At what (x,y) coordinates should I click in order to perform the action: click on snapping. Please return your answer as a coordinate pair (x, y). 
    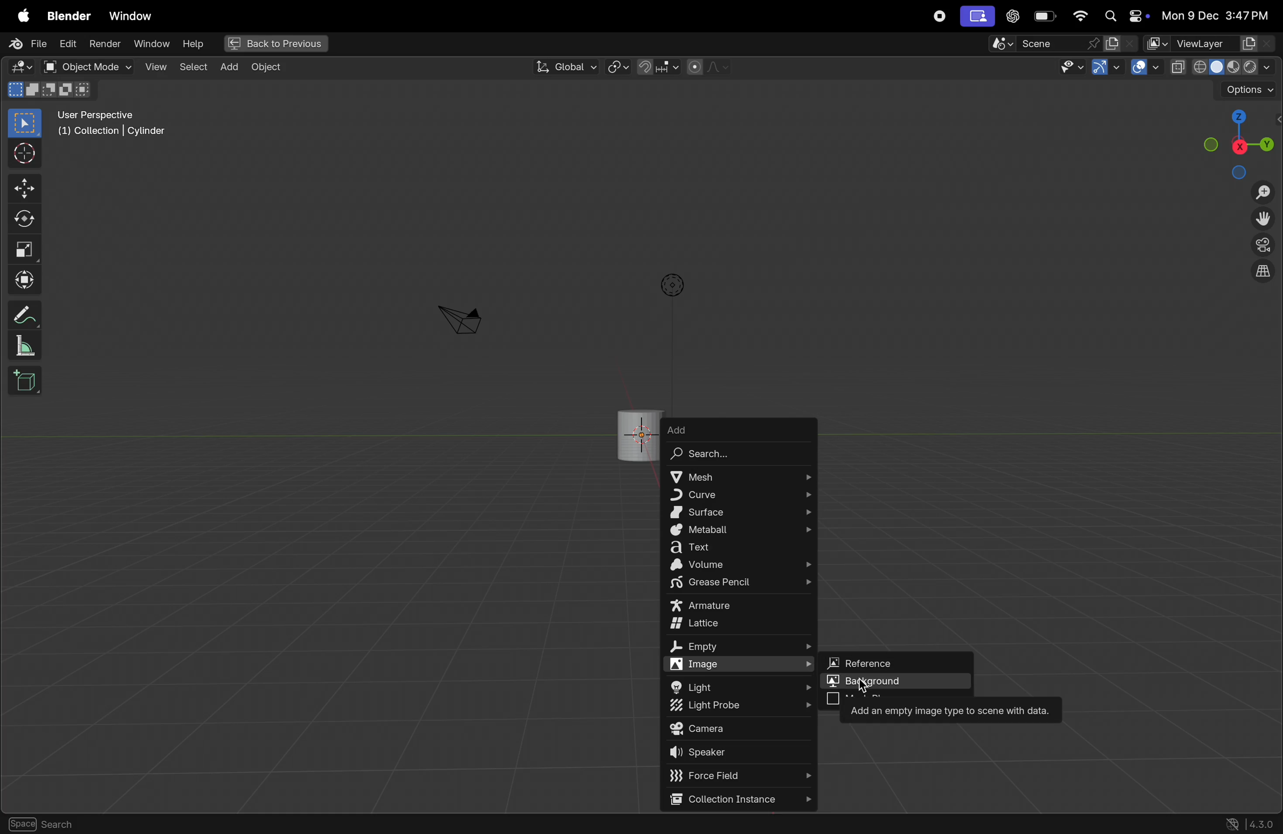
    Looking at the image, I should click on (657, 67).